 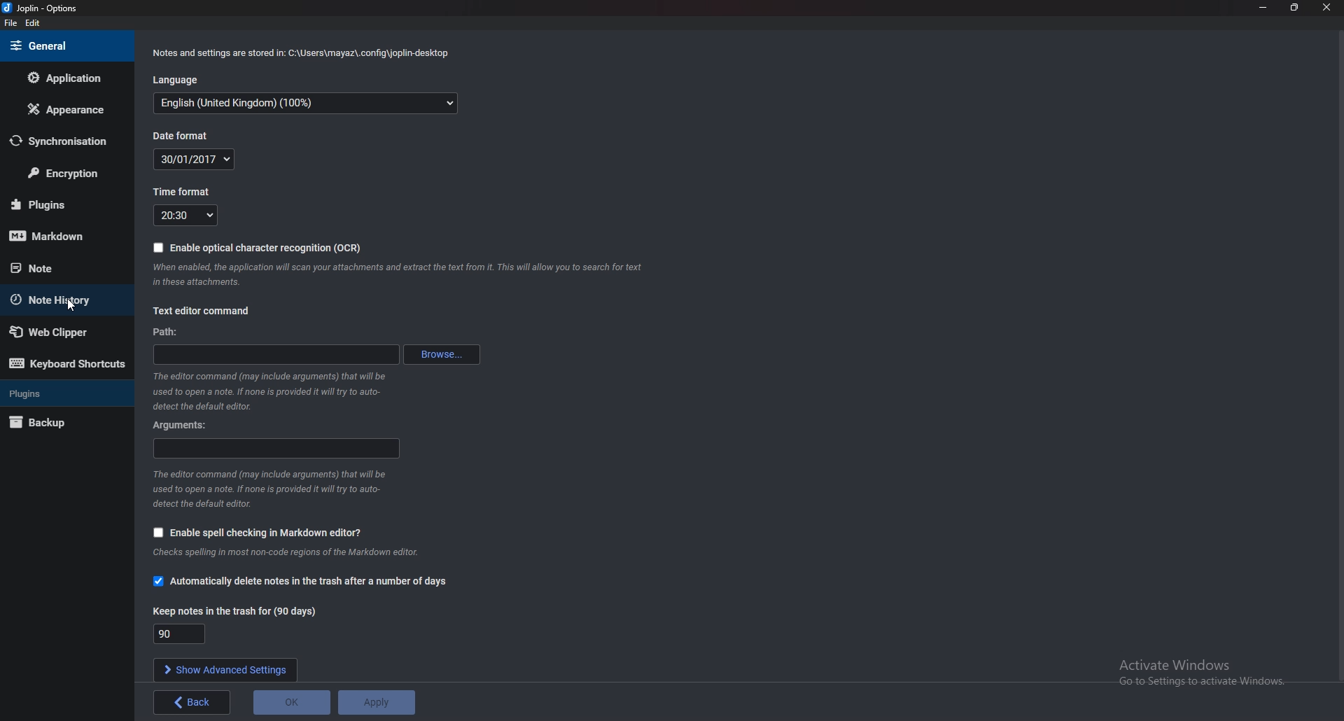 What do you see at coordinates (243, 611) in the screenshot?
I see `Keep notes in the trash for` at bounding box center [243, 611].